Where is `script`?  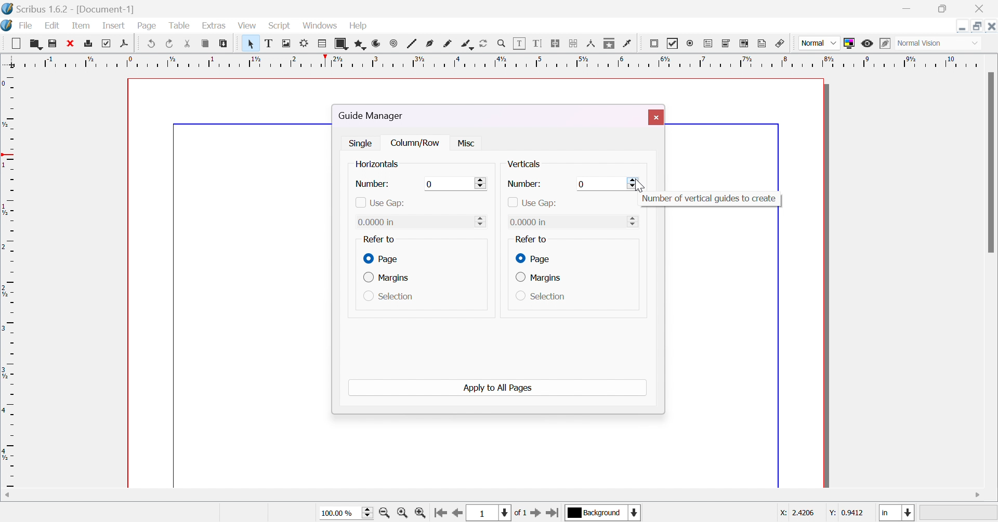
script is located at coordinates (279, 25).